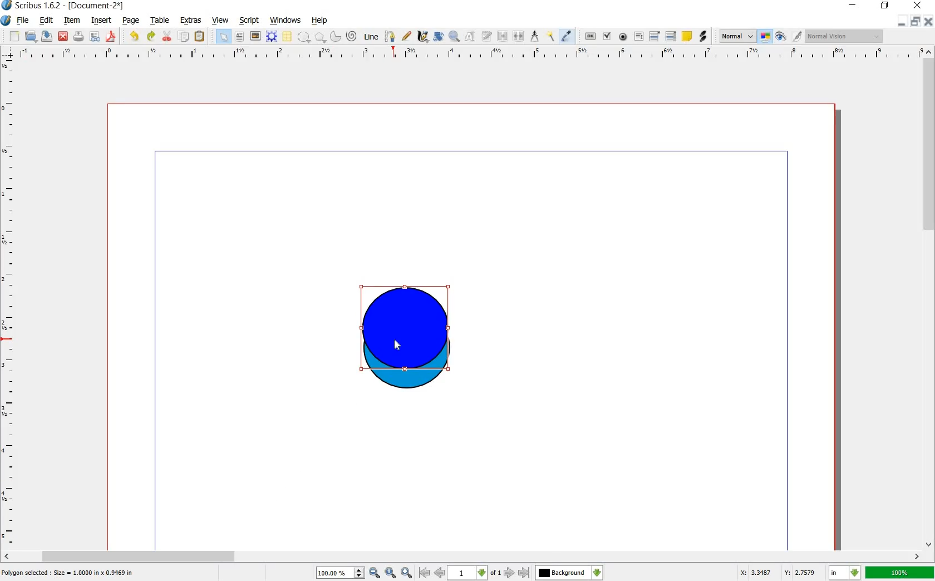 This screenshot has height=581, width=935. I want to click on ruler, so click(469, 56).